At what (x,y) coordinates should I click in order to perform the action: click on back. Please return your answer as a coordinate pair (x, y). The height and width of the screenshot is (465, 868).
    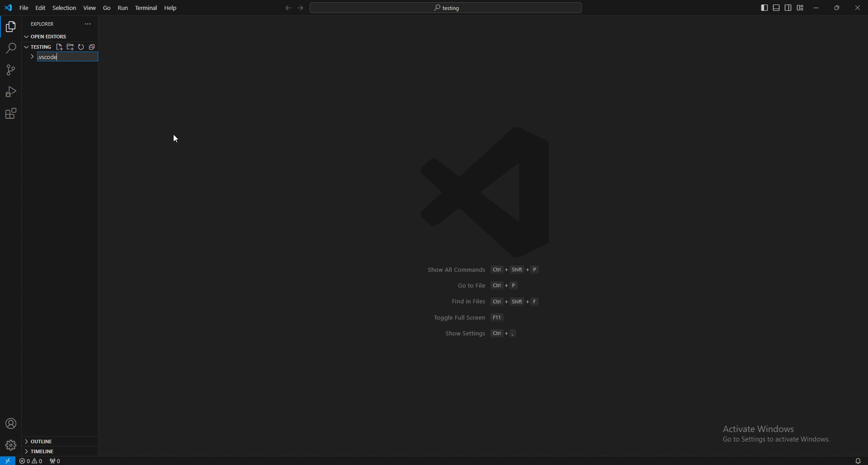
    Looking at the image, I should click on (286, 8).